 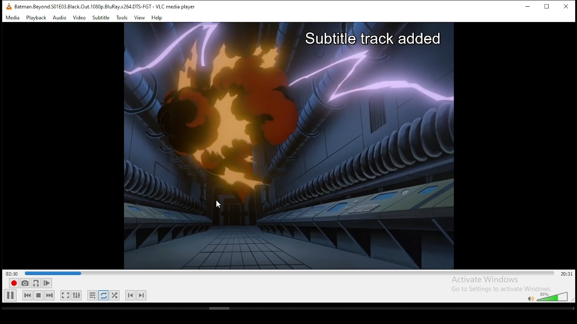 What do you see at coordinates (92, 295) in the screenshot?
I see `toggle playlist` at bounding box center [92, 295].